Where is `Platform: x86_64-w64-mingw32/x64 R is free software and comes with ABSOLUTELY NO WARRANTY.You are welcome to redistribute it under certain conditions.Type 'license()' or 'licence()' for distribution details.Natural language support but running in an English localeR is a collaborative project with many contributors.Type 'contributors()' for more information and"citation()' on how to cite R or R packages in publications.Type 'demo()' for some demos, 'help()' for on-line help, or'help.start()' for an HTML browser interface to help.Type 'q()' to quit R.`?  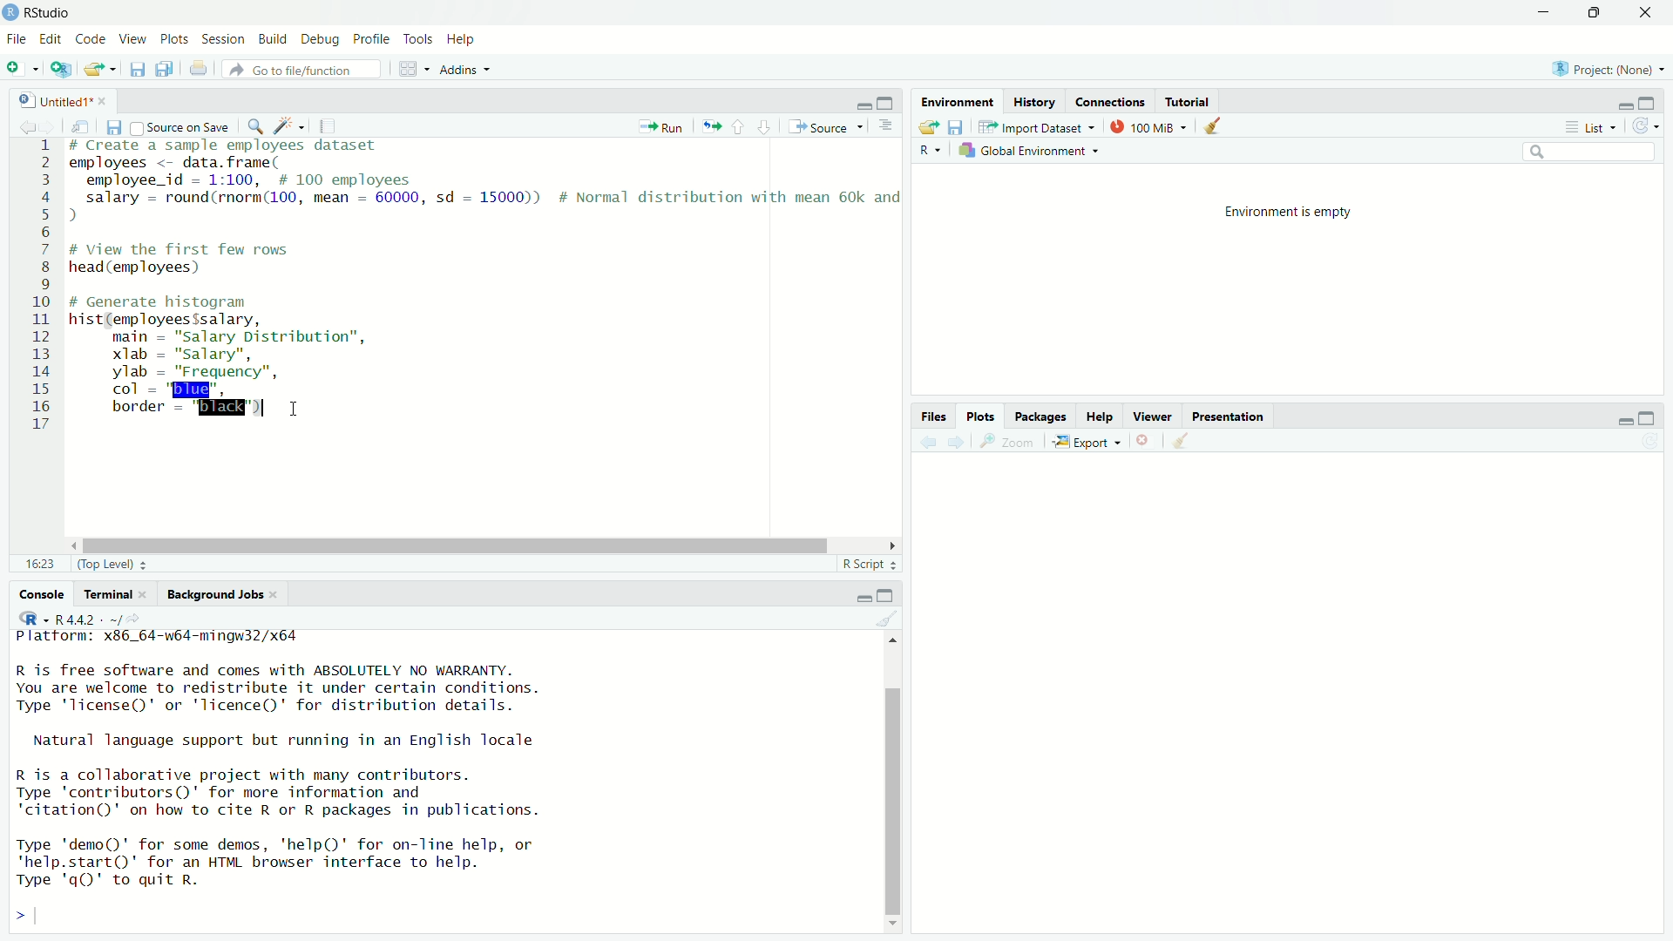 Platform: x86_64-w64-mingw32/x64 R is free software and comes with ABSOLUTELY NO WARRANTY.You are welcome to redistribute it under certain conditions.Type 'license()' or 'licence()' for distribution details.Natural language support but running in an English localeR is a collaborative project with many contributors.Type 'contributors()' for more information and"citation()' on how to cite R or R packages in publications.Type 'demo()' for some demos, 'help()' for on-line help, or'help.start()' for an HTML browser interface to help.Type 'q()' to quit R. is located at coordinates (315, 765).